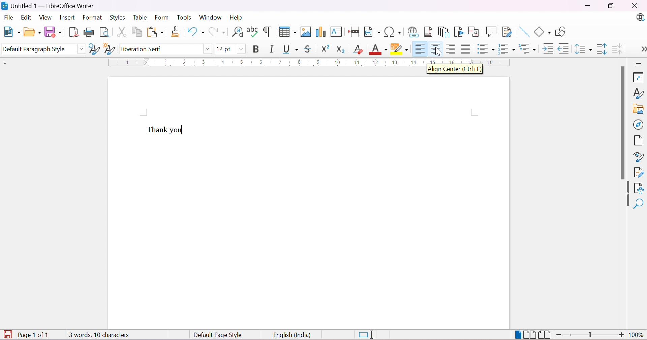 The width and height of the screenshot is (647, 340). Describe the element at coordinates (639, 189) in the screenshot. I see `Accessibility Check` at that location.